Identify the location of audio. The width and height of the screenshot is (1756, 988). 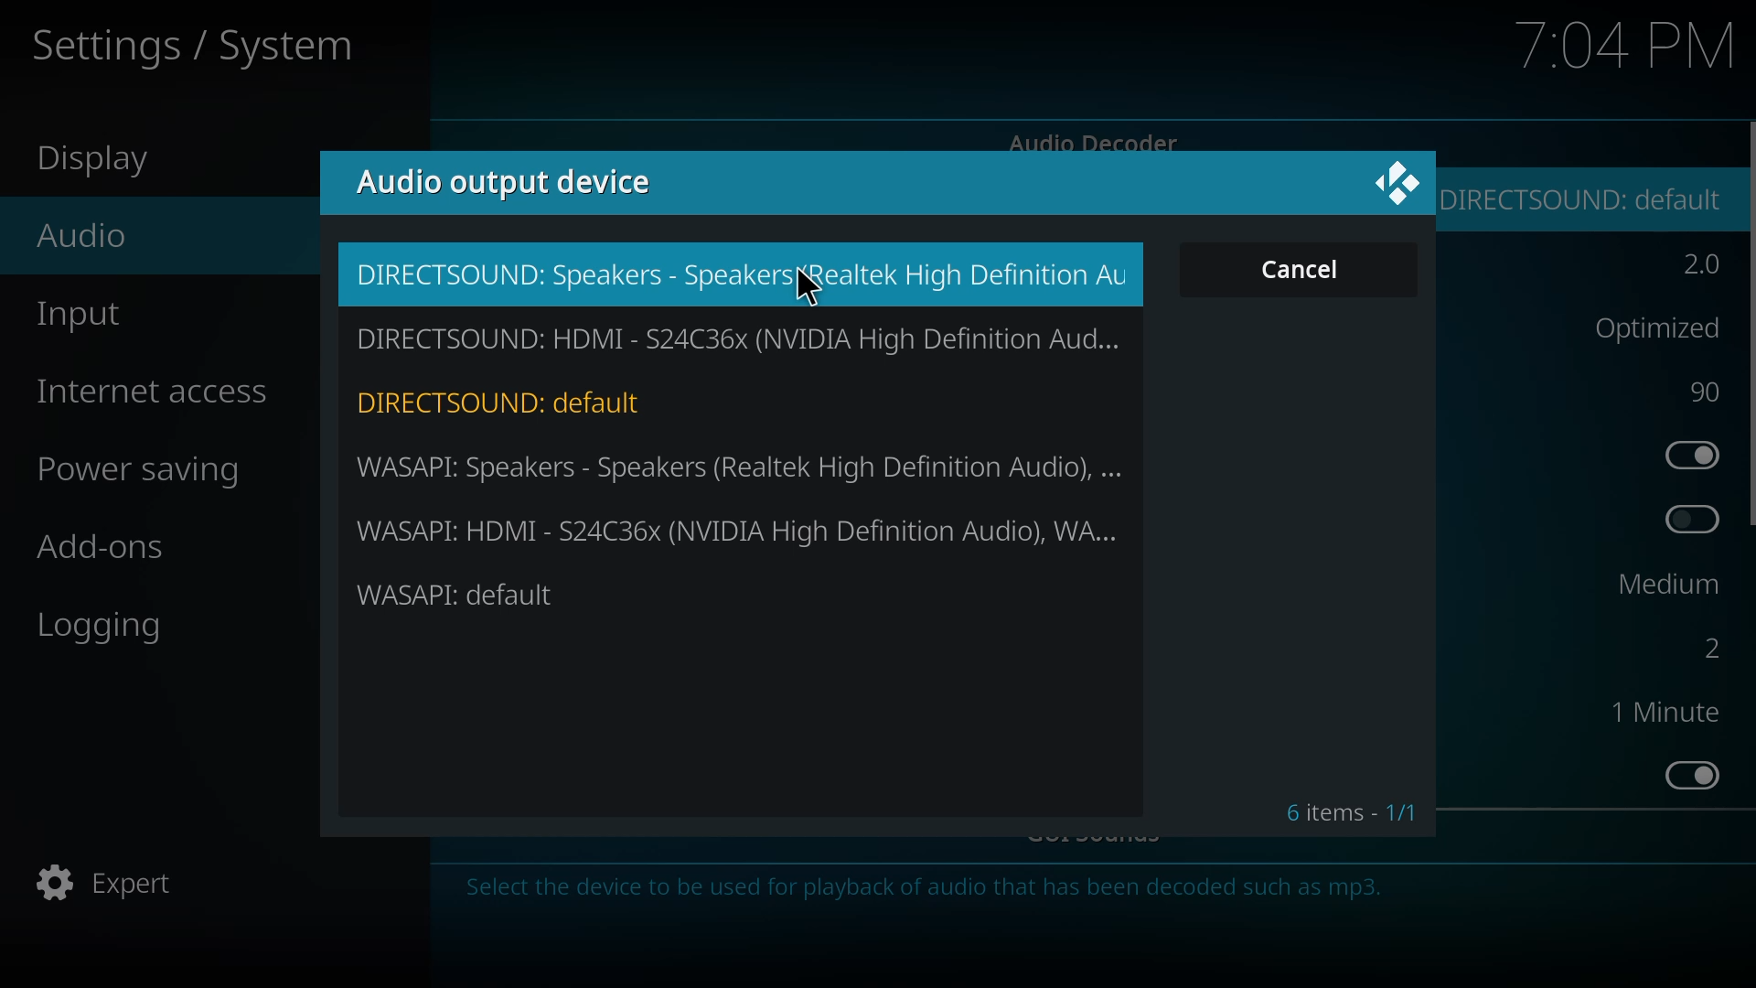
(84, 234).